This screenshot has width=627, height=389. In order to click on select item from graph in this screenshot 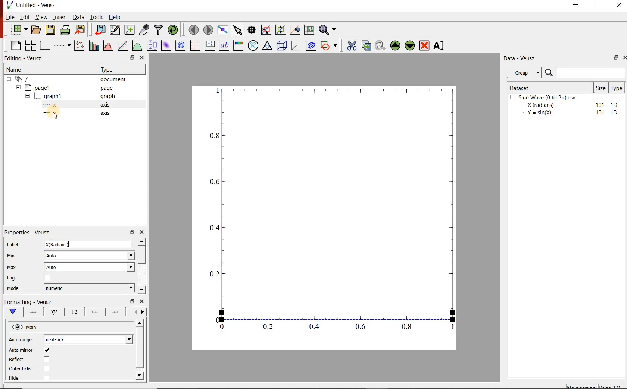, I will do `click(238, 29)`.